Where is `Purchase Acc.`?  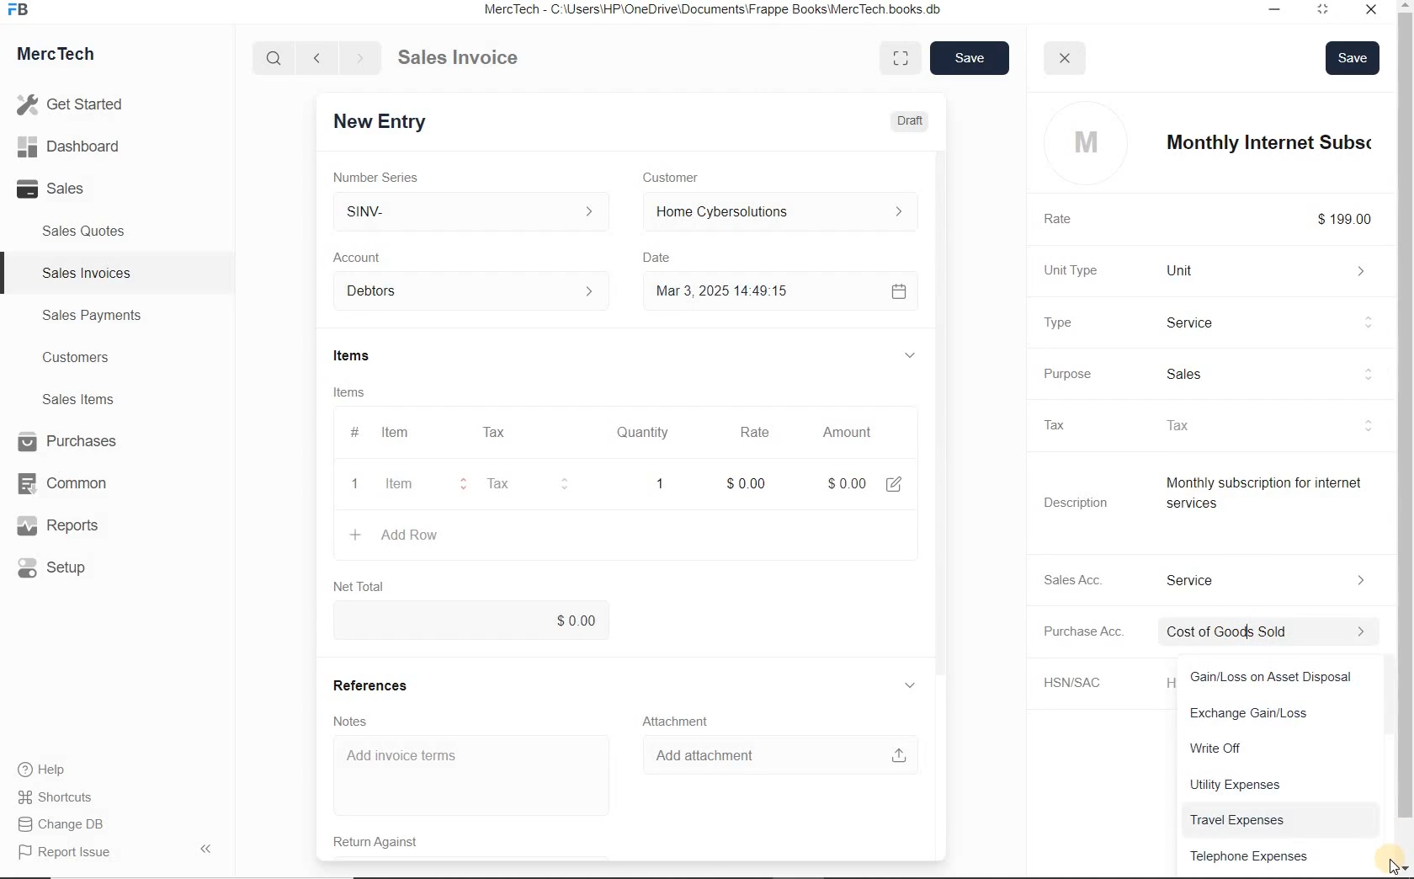
Purchase Acc. is located at coordinates (1094, 633).